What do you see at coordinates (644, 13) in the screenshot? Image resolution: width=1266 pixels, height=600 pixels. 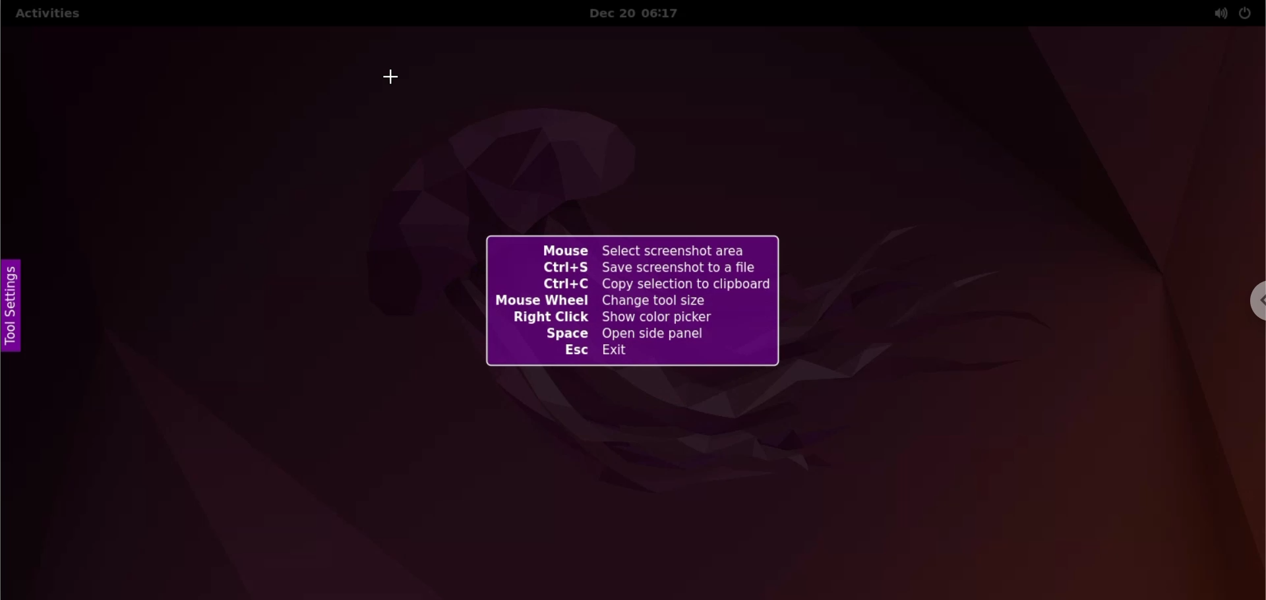 I see `Dec 20 06:17` at bounding box center [644, 13].